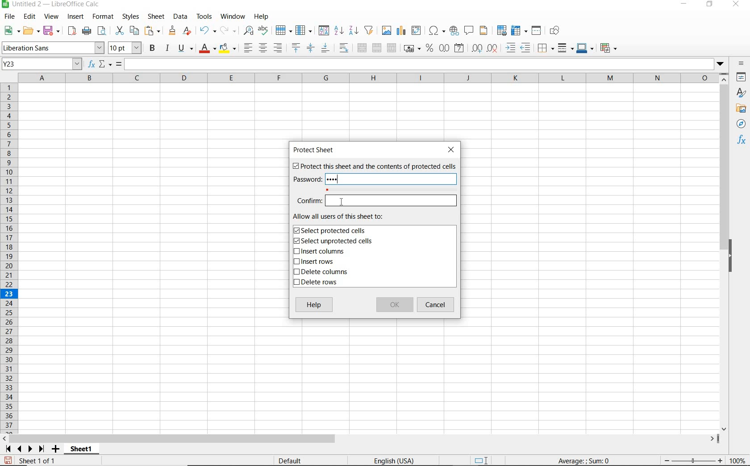 This screenshot has height=466, width=750. I want to click on SHOW DRAW FUNCTIONS, so click(555, 31).